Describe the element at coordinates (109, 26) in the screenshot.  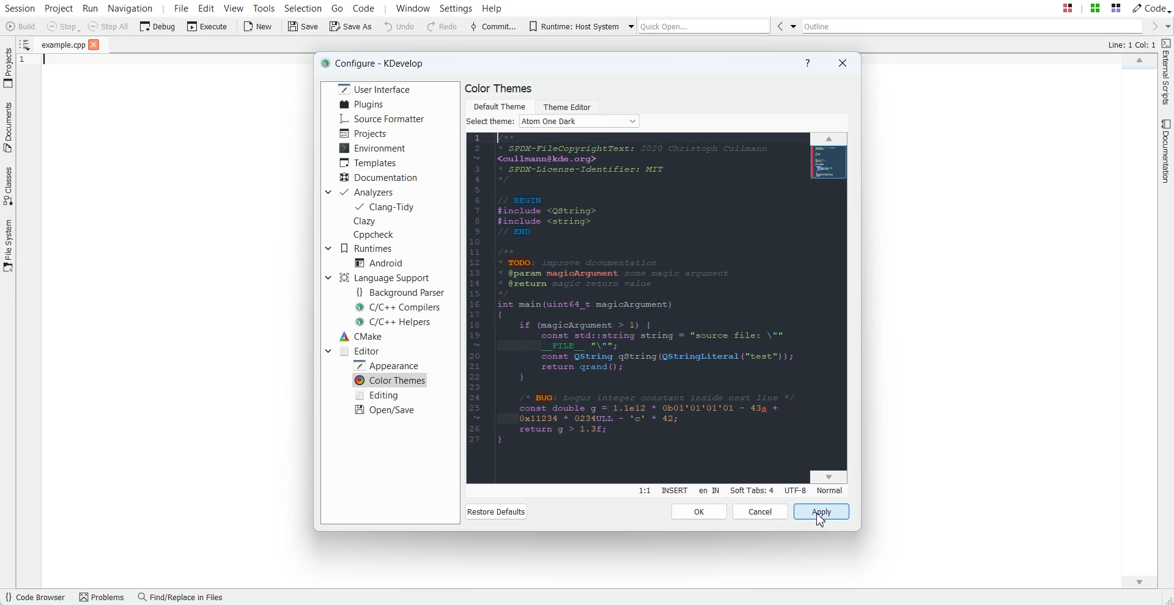
I see `Stop All` at that location.